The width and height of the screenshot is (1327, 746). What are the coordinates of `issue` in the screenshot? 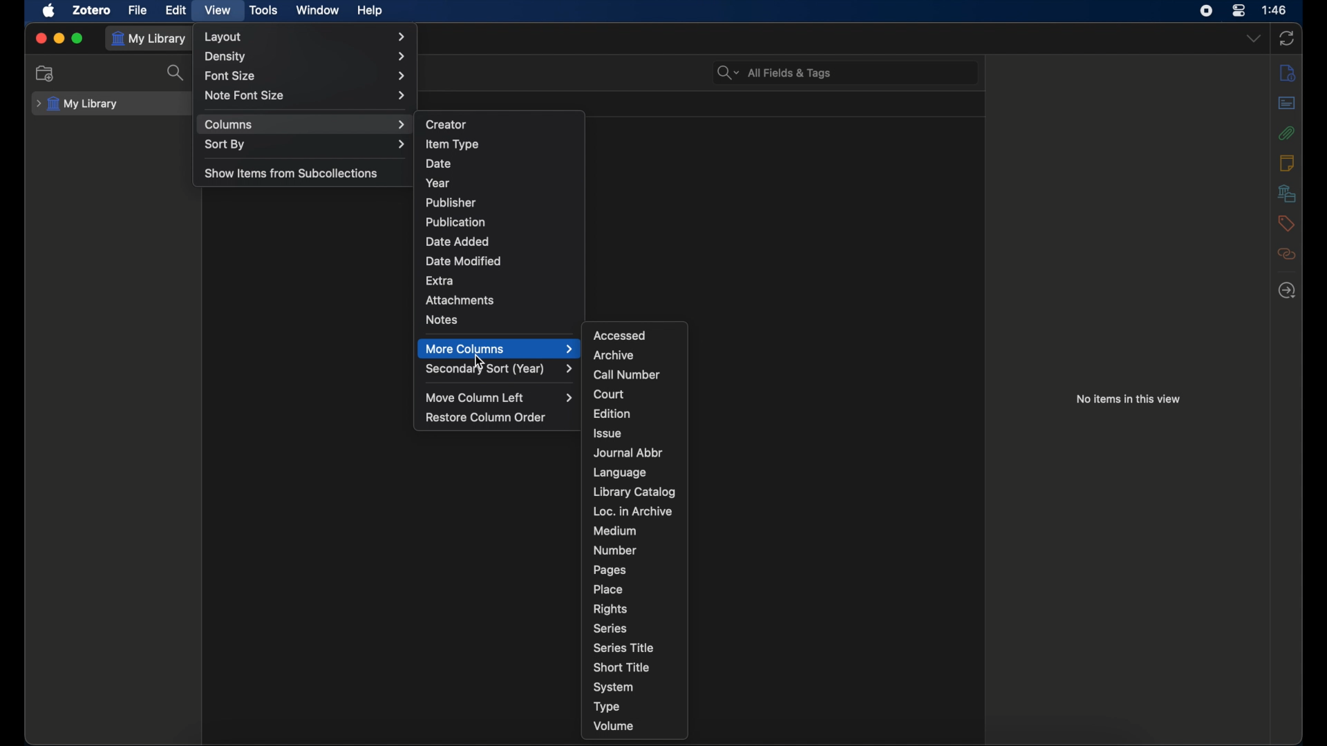 It's located at (609, 433).